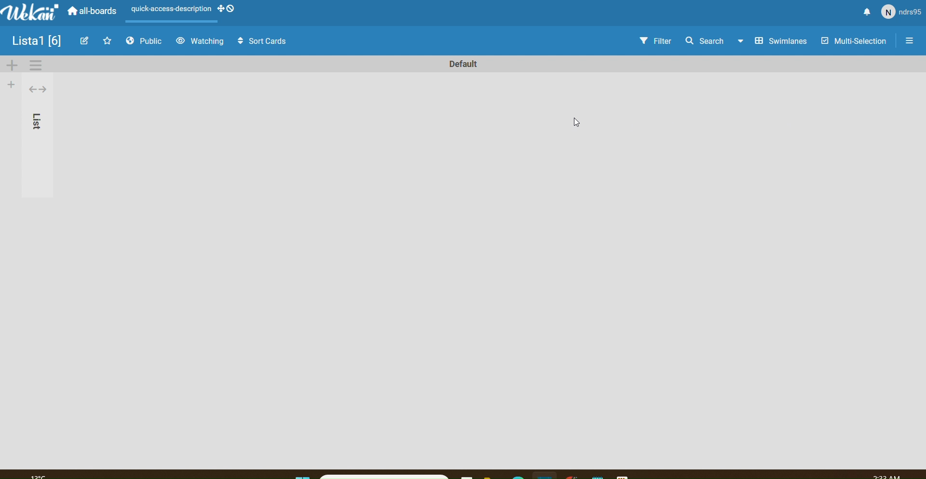  Describe the element at coordinates (867, 14) in the screenshot. I see `Notify` at that location.